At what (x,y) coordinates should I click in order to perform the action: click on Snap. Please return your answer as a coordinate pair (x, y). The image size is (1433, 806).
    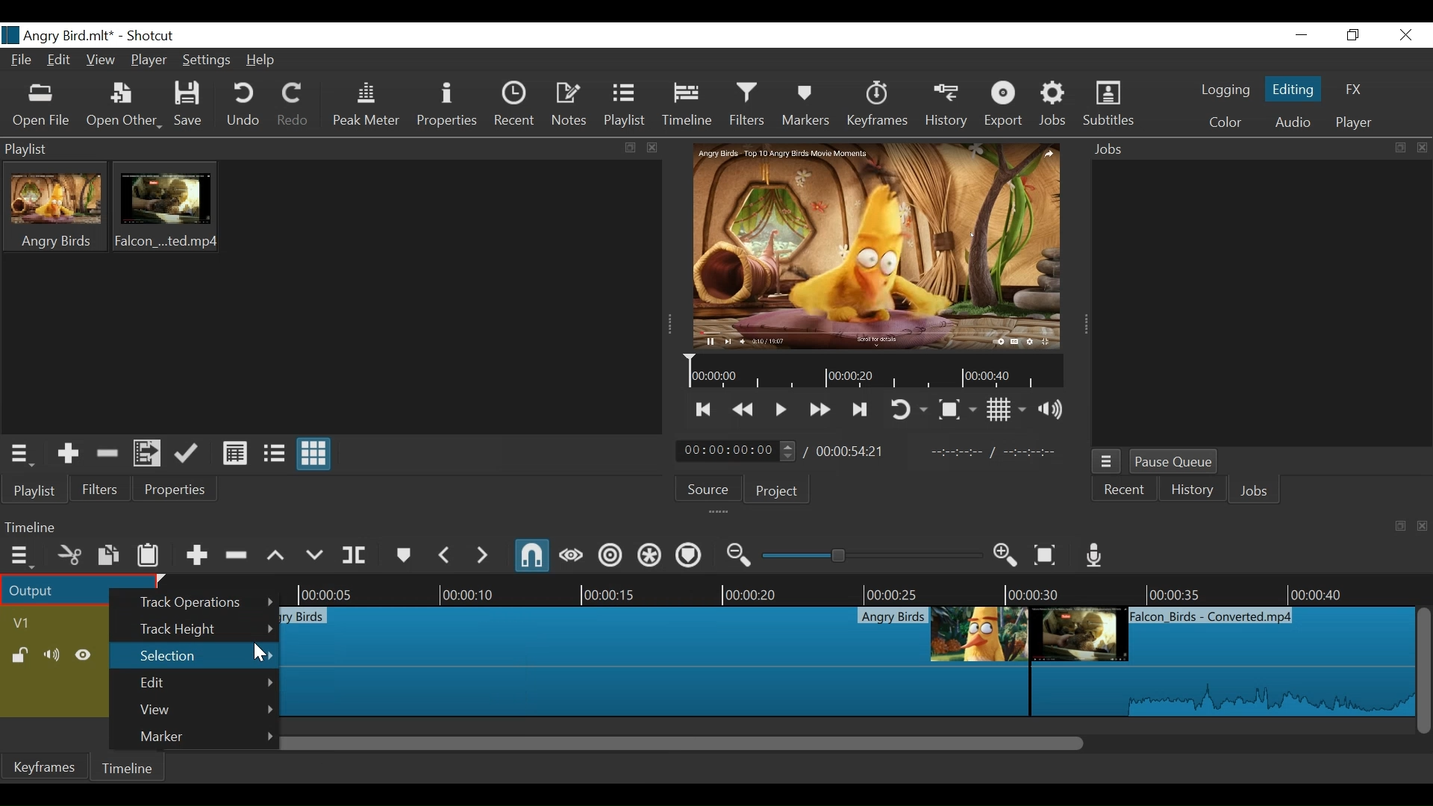
    Looking at the image, I should click on (534, 555).